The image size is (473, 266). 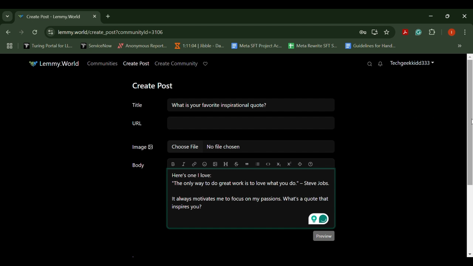 I want to click on Site Password Data Saved, so click(x=363, y=33).